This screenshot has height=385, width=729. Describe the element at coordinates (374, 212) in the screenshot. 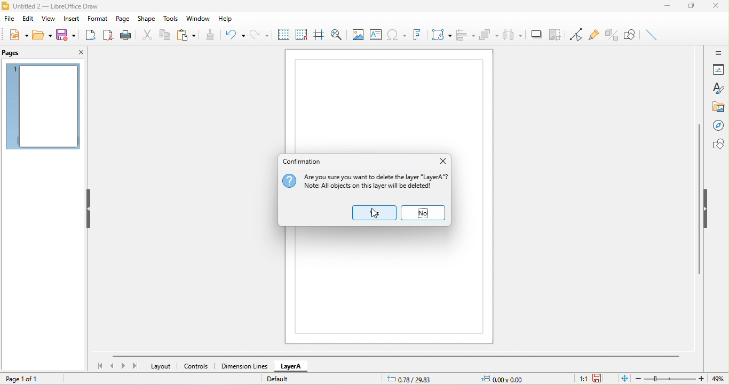

I see `yes` at that location.